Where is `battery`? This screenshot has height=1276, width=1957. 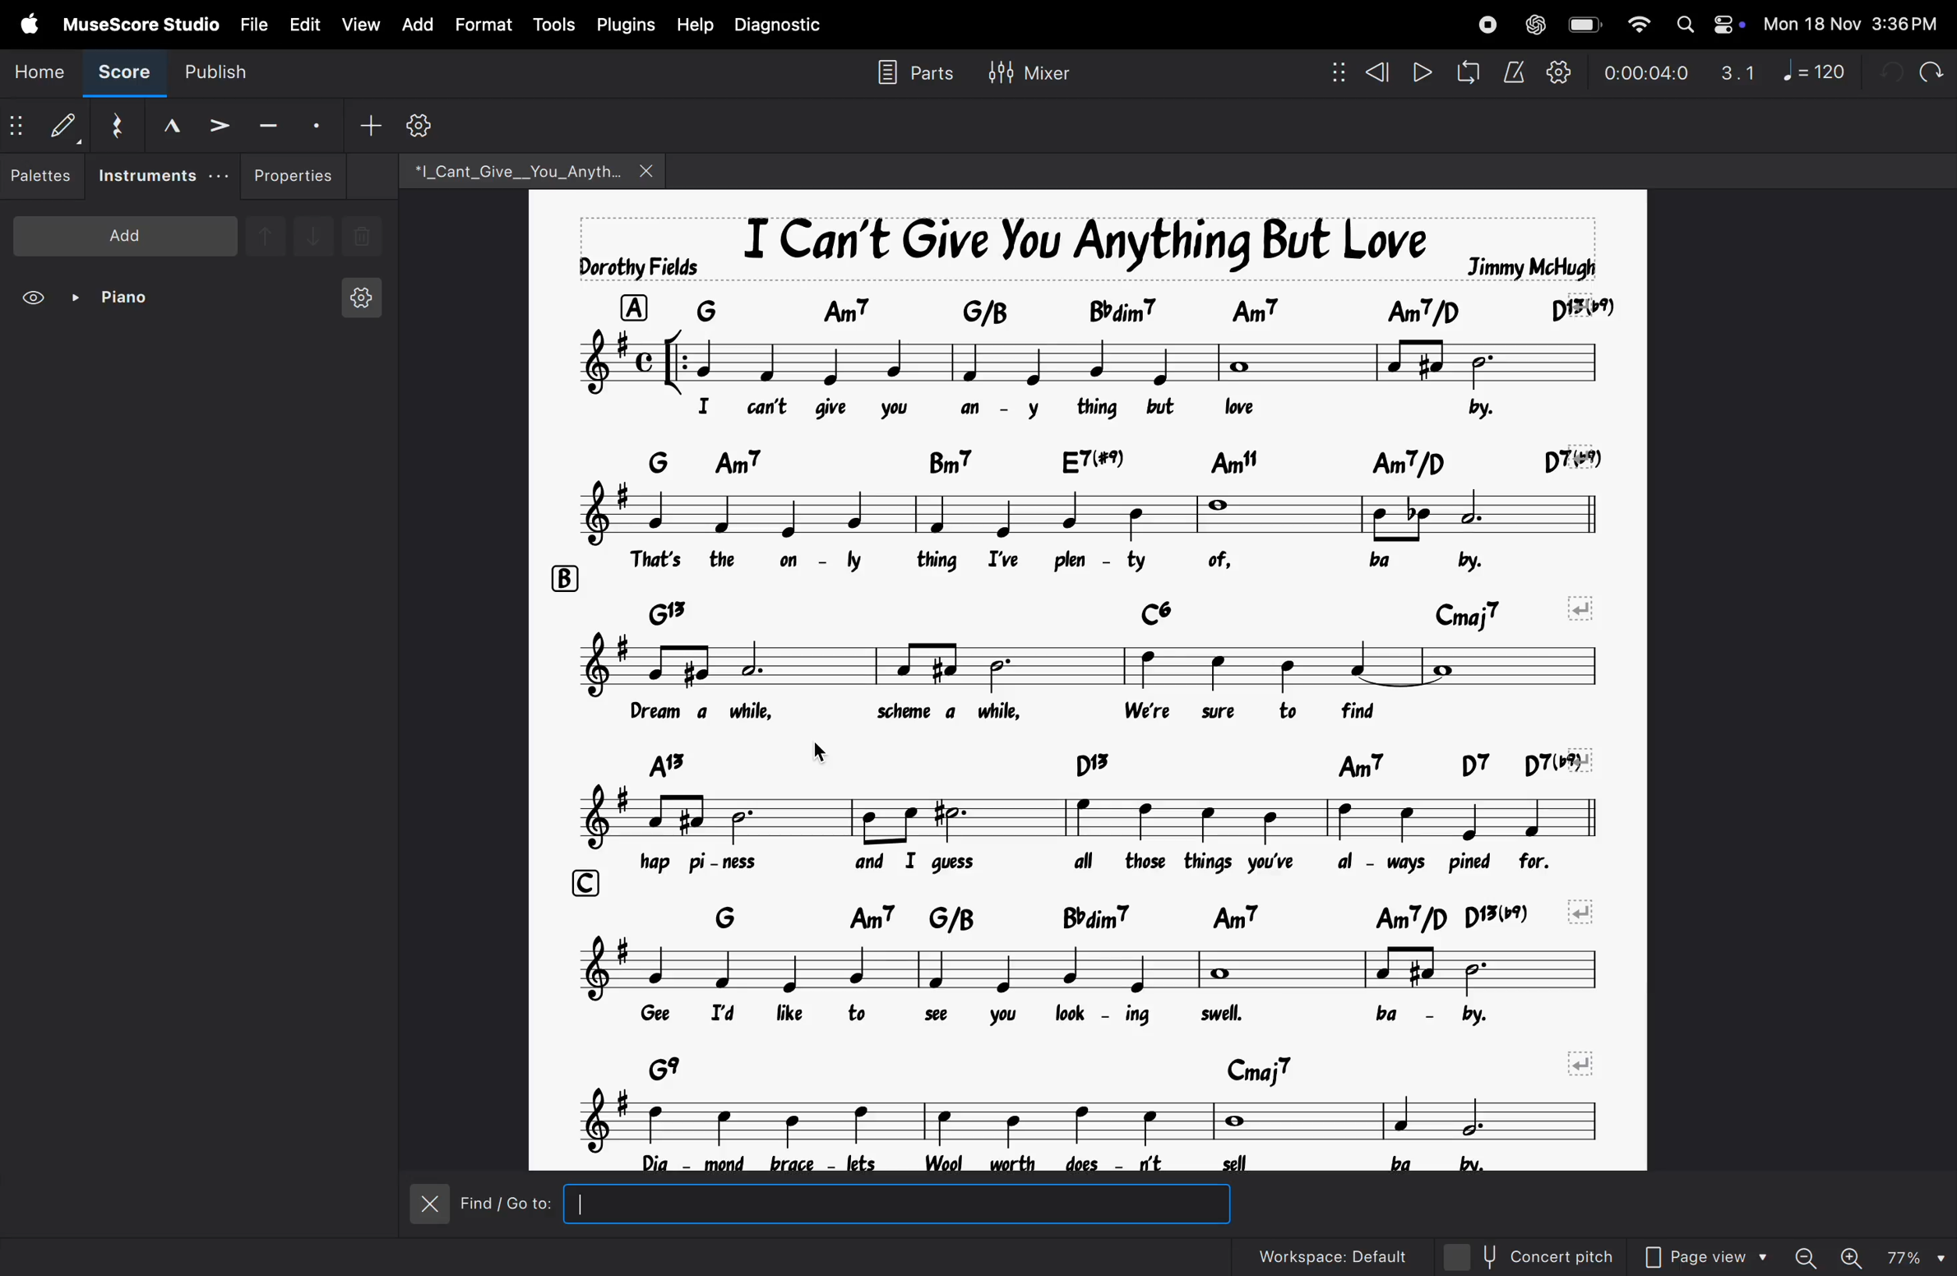
battery is located at coordinates (1582, 24).